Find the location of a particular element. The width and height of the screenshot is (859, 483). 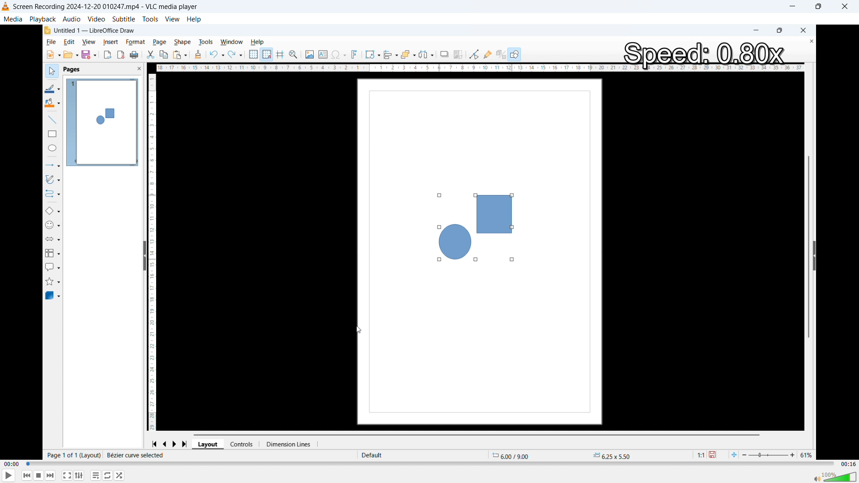

Subtitle  is located at coordinates (123, 19).